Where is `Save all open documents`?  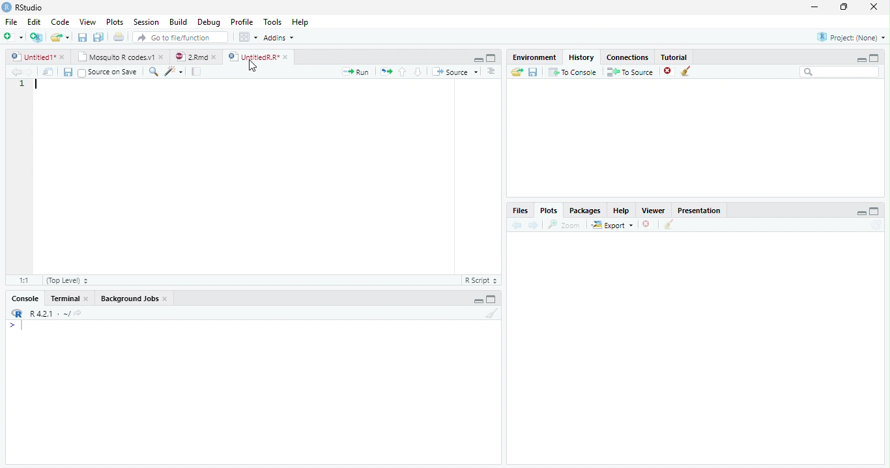 Save all open documents is located at coordinates (99, 37).